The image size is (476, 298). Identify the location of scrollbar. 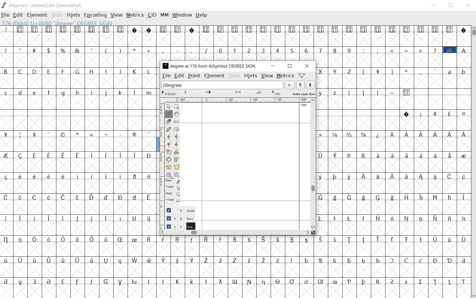
(473, 161).